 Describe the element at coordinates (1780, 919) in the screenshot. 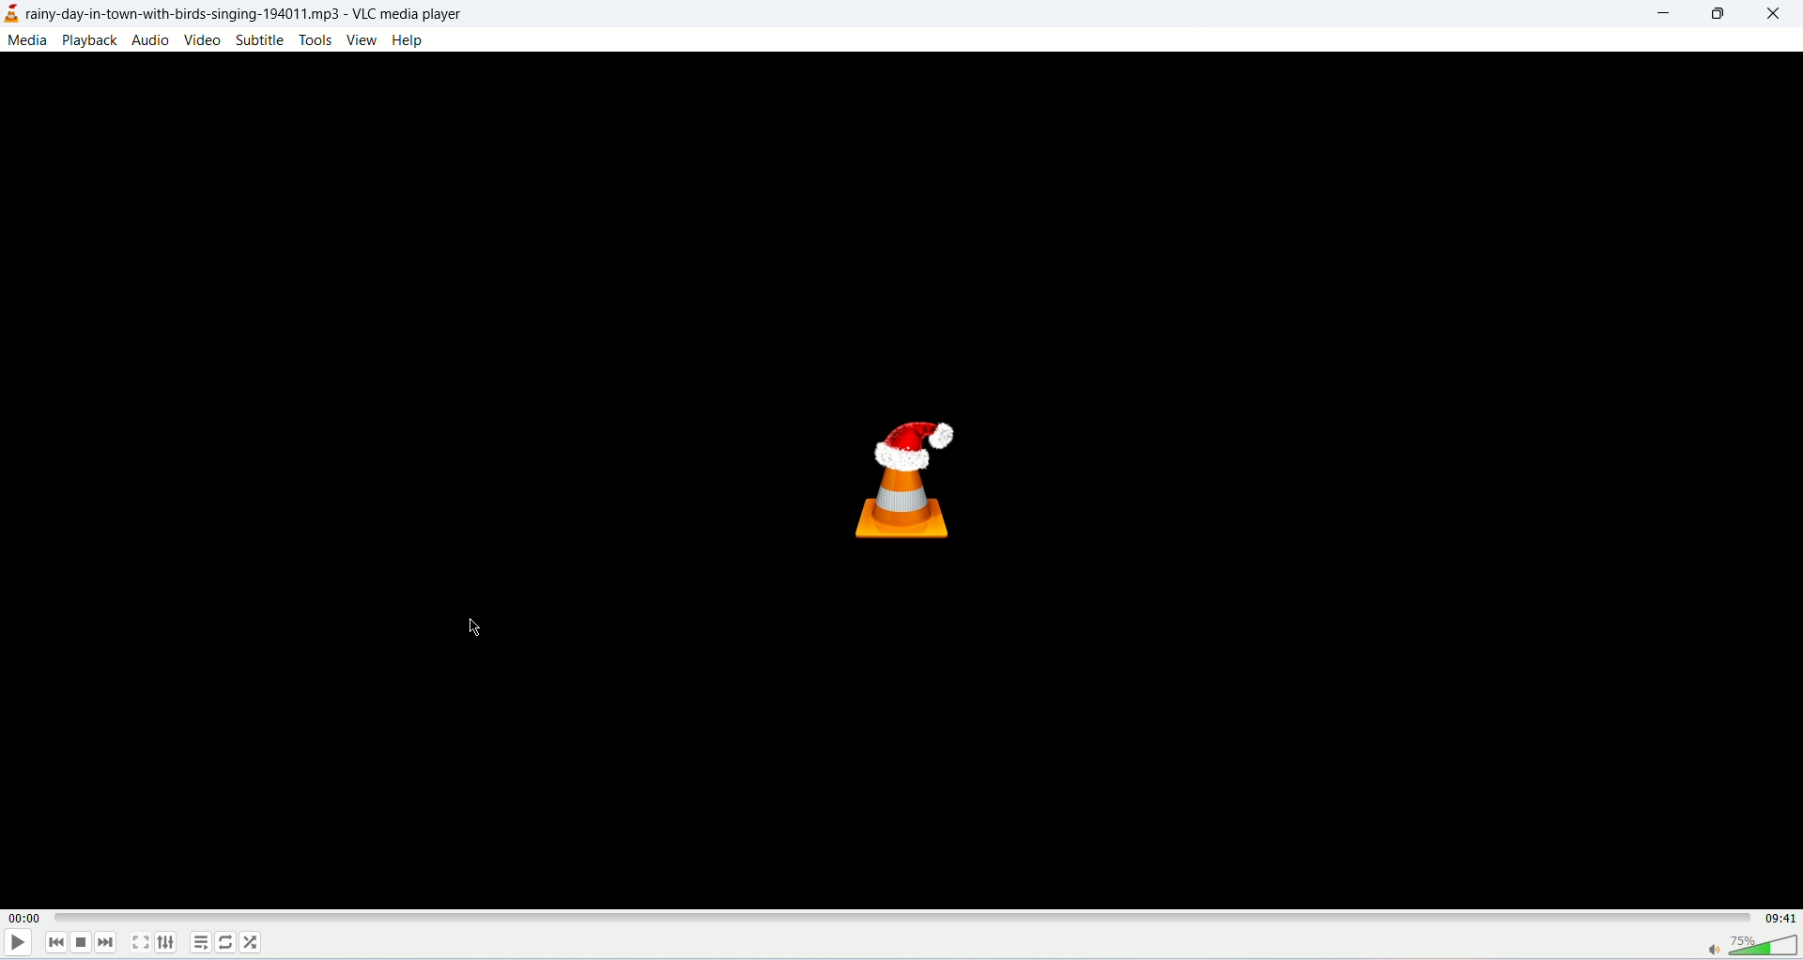

I see `total time` at that location.